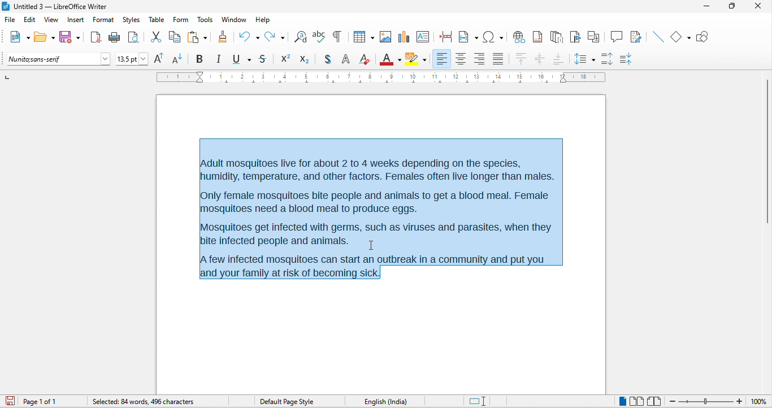 This screenshot has height=408, width=772. Describe the element at coordinates (218, 59) in the screenshot. I see `italic` at that location.